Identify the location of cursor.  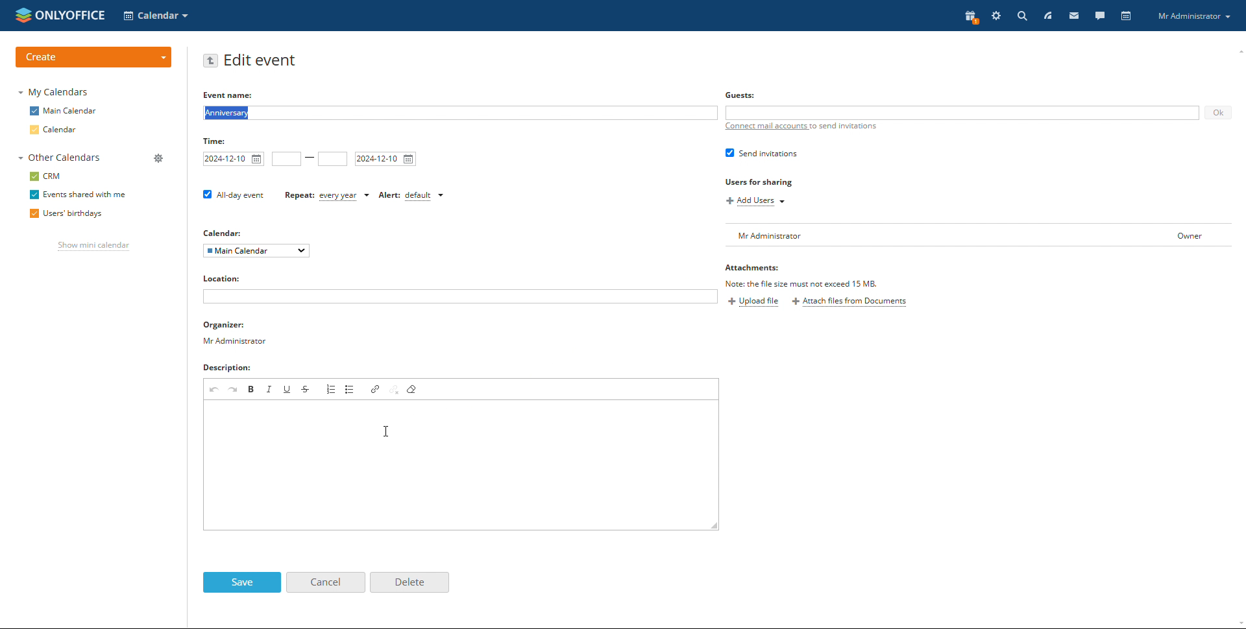
(385, 431).